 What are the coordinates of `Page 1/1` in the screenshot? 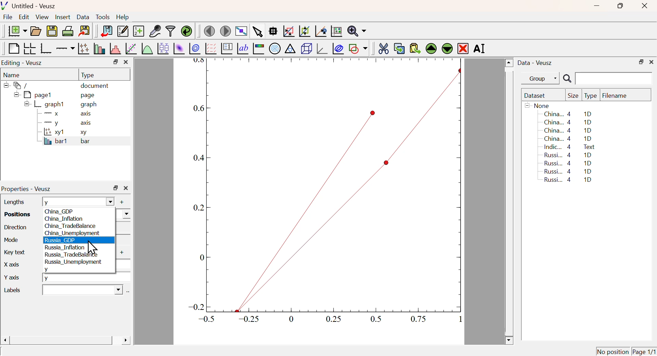 It's located at (643, 351).